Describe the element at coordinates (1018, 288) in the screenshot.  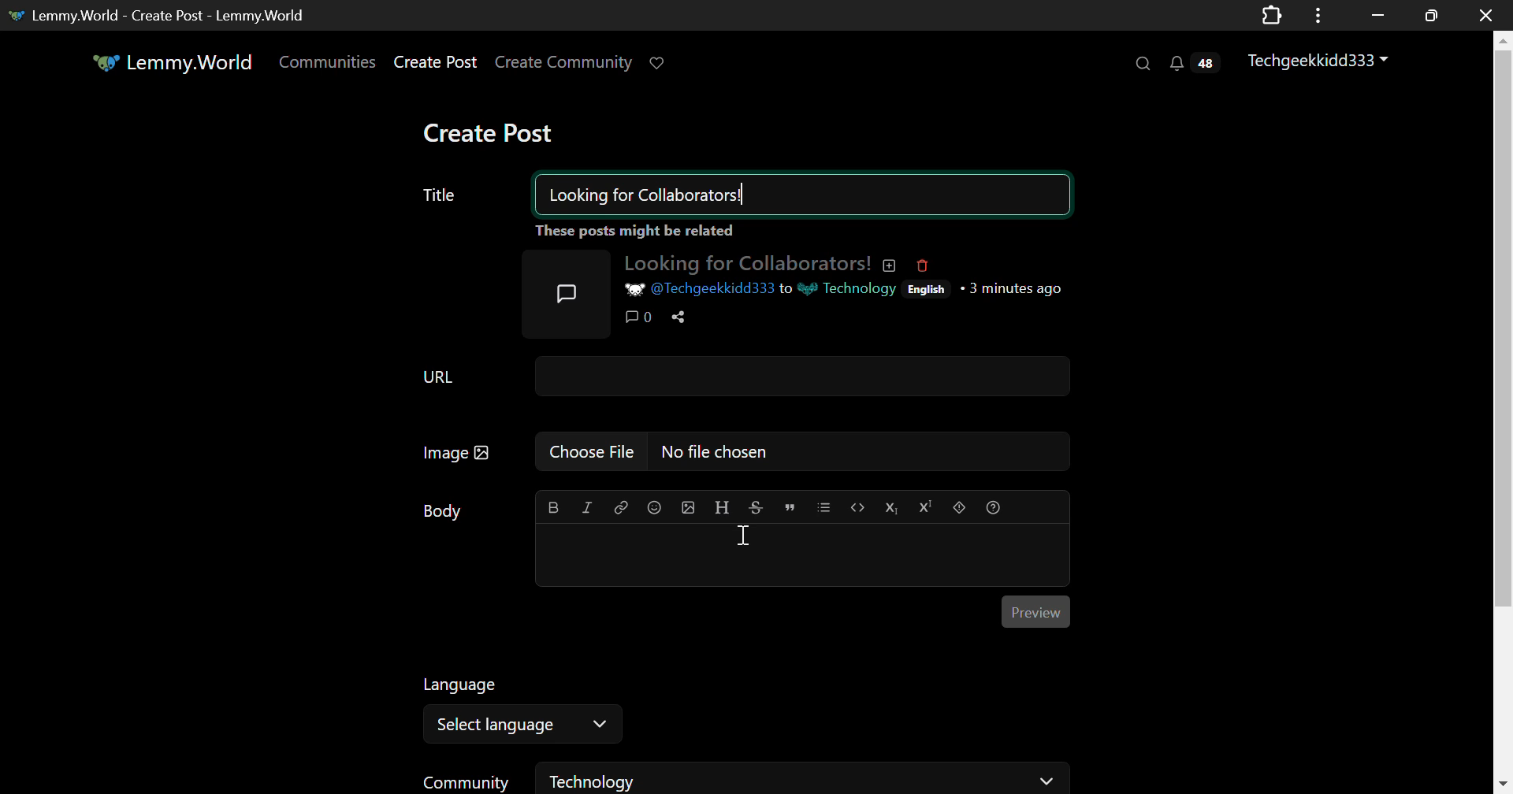
I see `3 minutes ago` at that location.